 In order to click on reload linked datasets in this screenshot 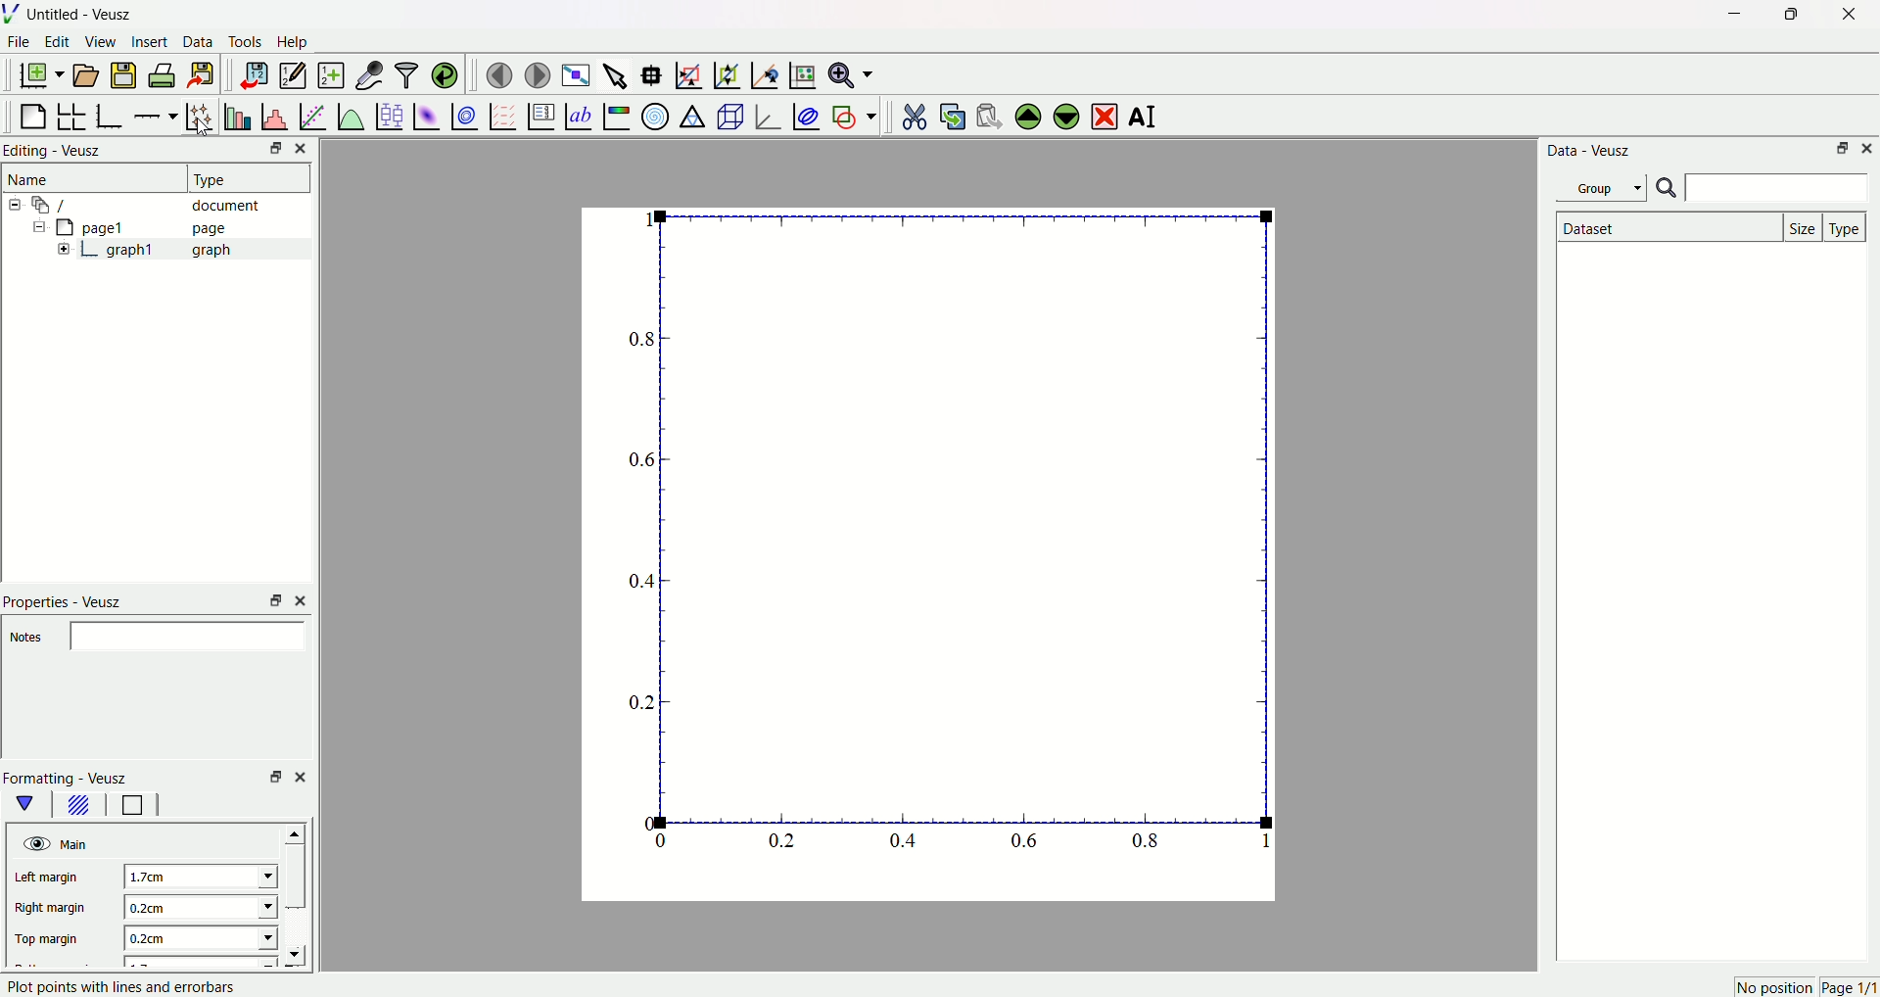, I will do `click(446, 72)`.